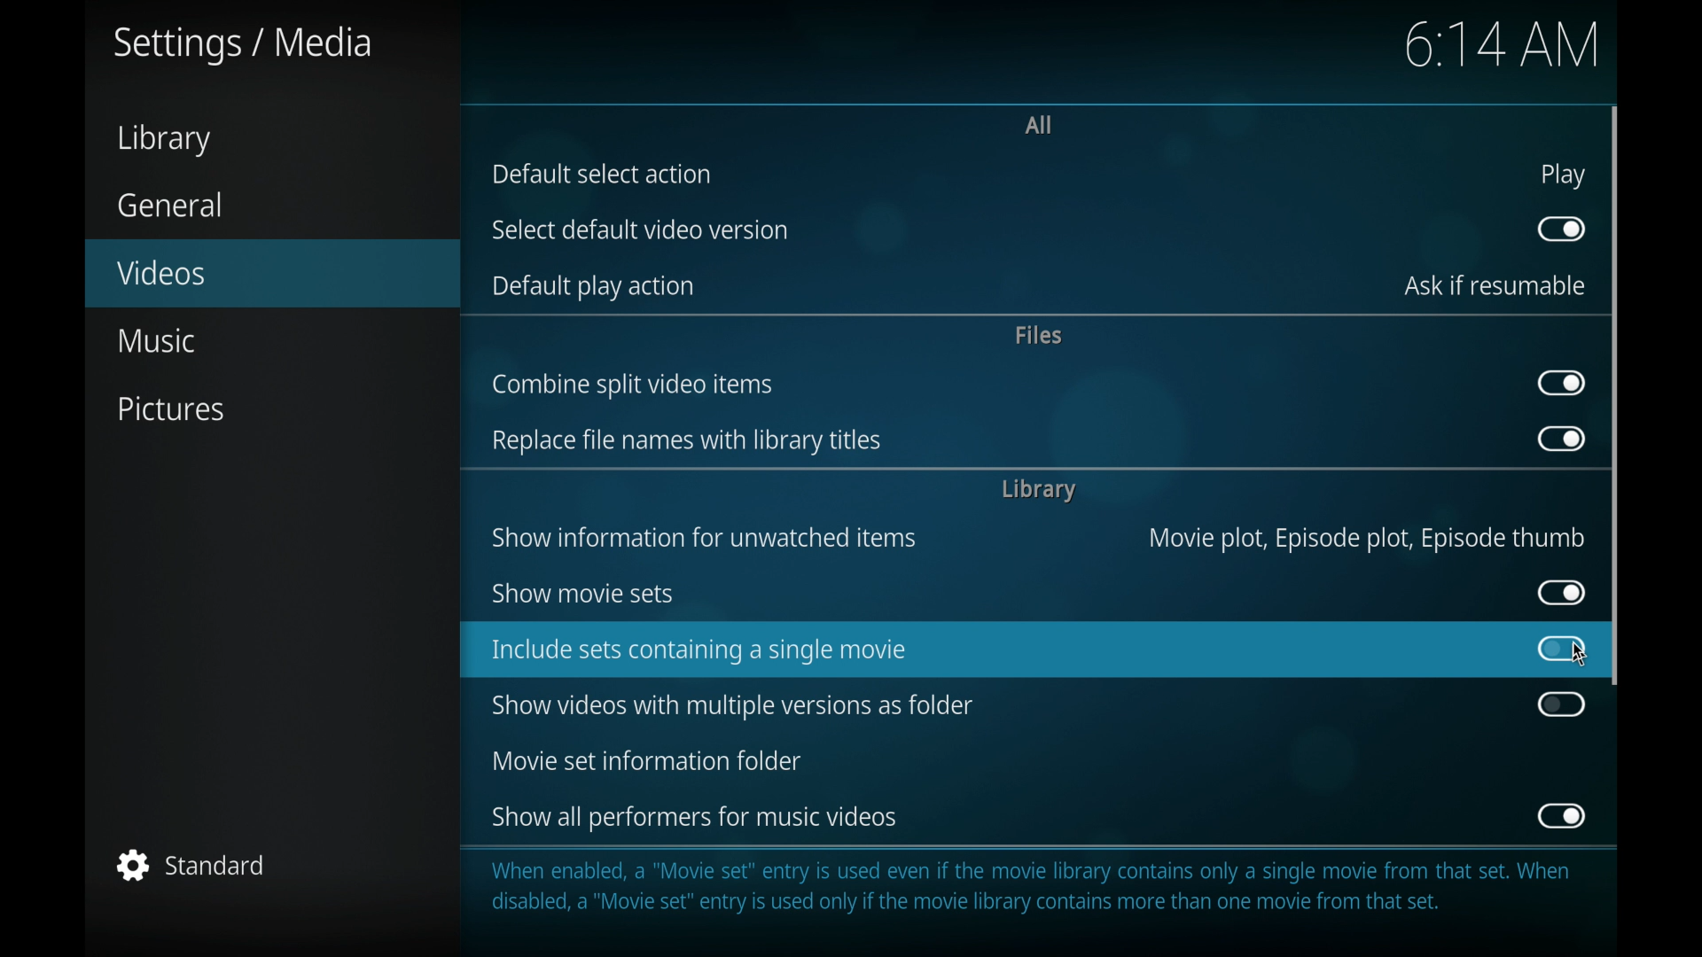 This screenshot has height=957, width=1702. What do you see at coordinates (1038, 490) in the screenshot?
I see `library` at bounding box center [1038, 490].